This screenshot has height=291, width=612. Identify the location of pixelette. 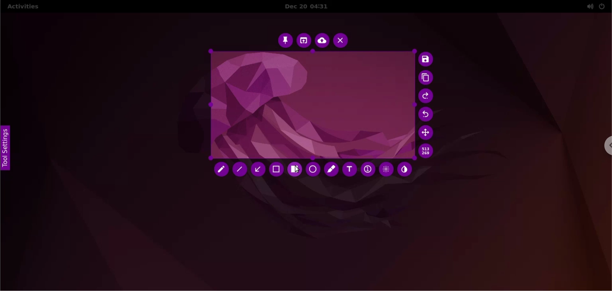
(386, 169).